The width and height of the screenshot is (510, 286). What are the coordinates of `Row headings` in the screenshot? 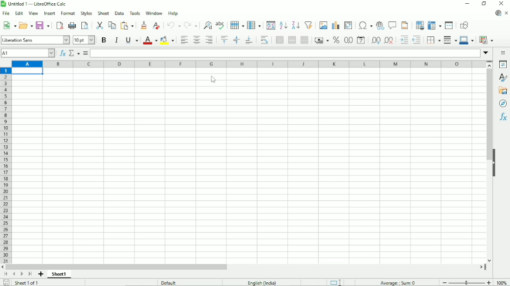 It's located at (7, 166).